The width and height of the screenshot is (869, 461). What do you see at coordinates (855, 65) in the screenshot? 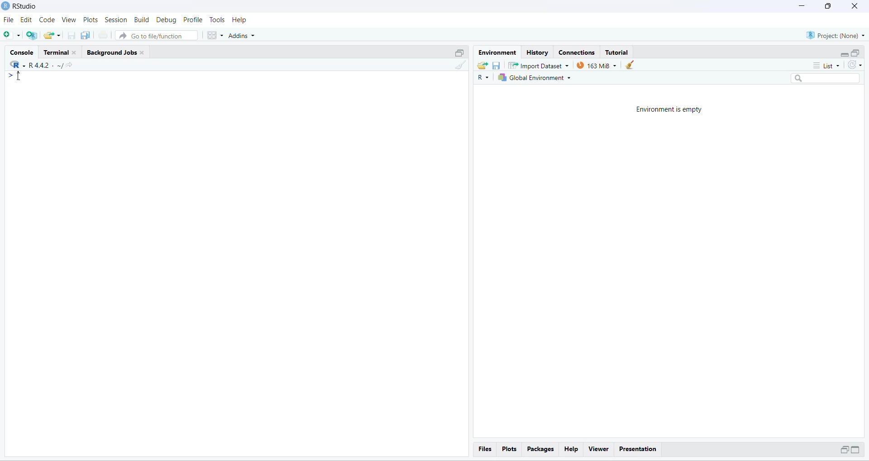
I see `refresh` at bounding box center [855, 65].